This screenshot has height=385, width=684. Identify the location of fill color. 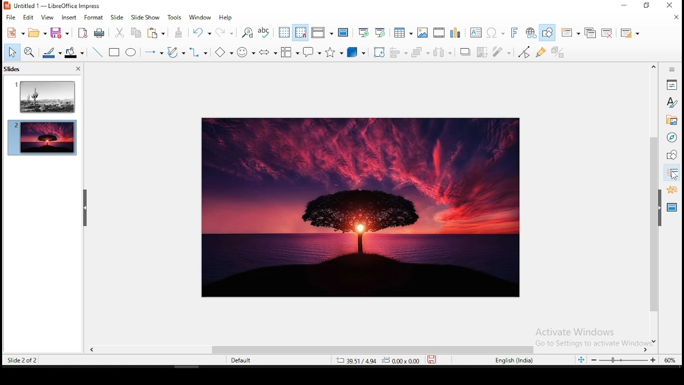
(75, 52).